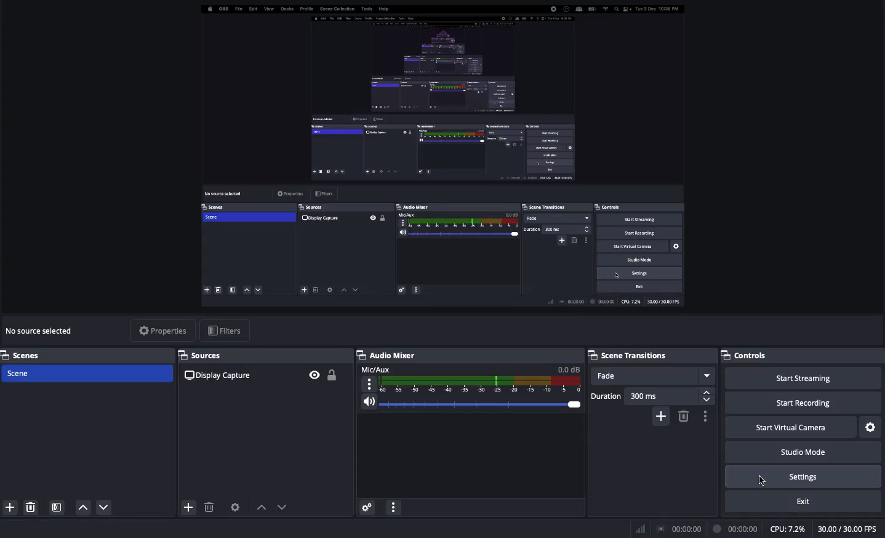 The width and height of the screenshot is (885, 538). I want to click on Add, so click(660, 417).